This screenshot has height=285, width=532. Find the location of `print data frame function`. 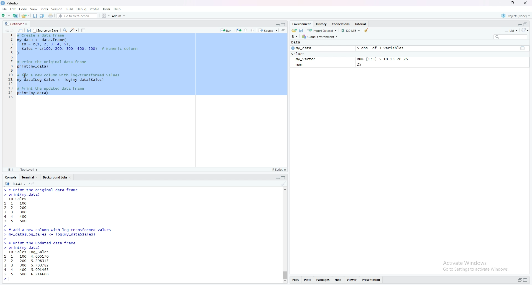

print data frame function is located at coordinates (46, 245).